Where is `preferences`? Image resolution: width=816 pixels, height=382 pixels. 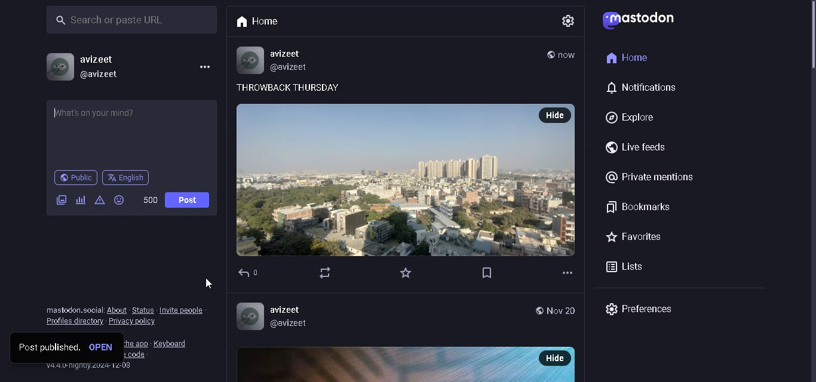
preferences is located at coordinates (644, 307).